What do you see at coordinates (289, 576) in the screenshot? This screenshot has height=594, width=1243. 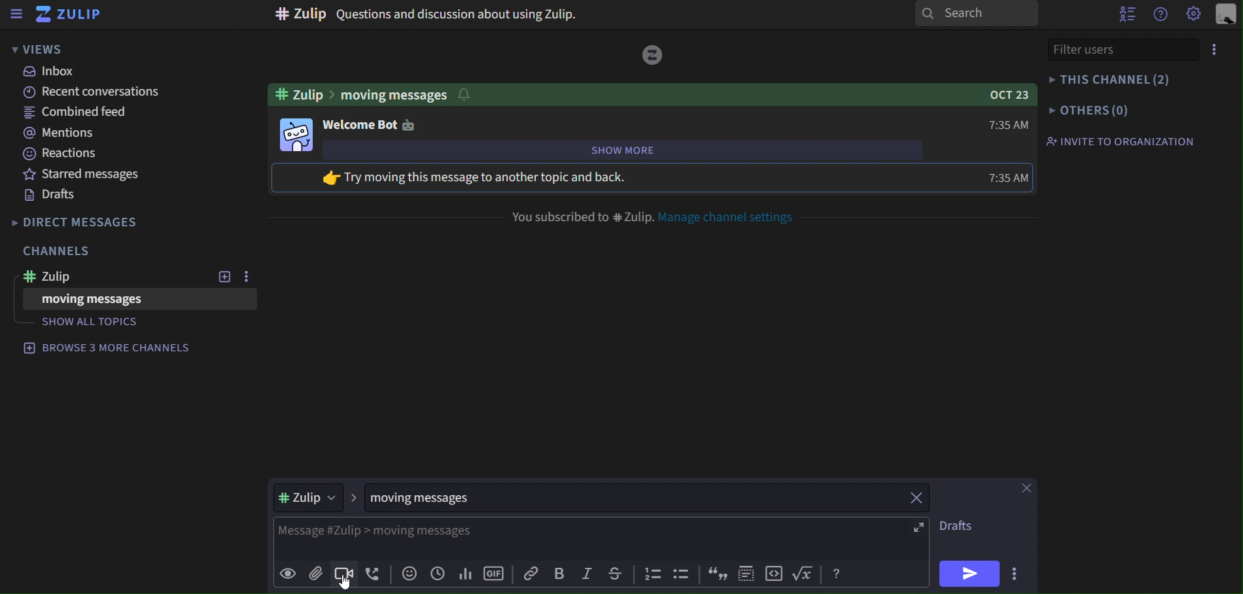 I see `preview` at bounding box center [289, 576].